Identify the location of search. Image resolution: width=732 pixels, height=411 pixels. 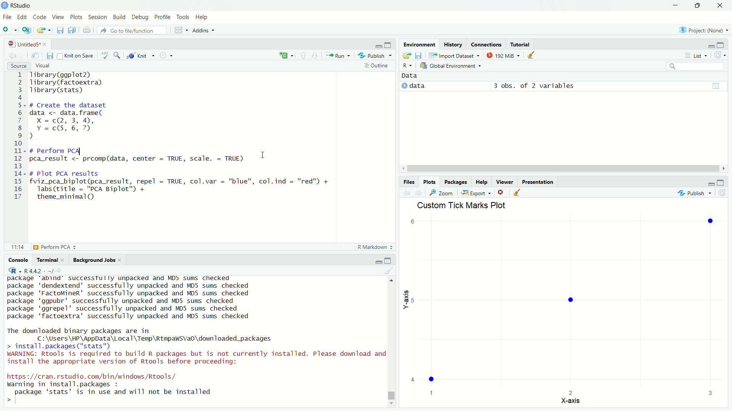
(696, 66).